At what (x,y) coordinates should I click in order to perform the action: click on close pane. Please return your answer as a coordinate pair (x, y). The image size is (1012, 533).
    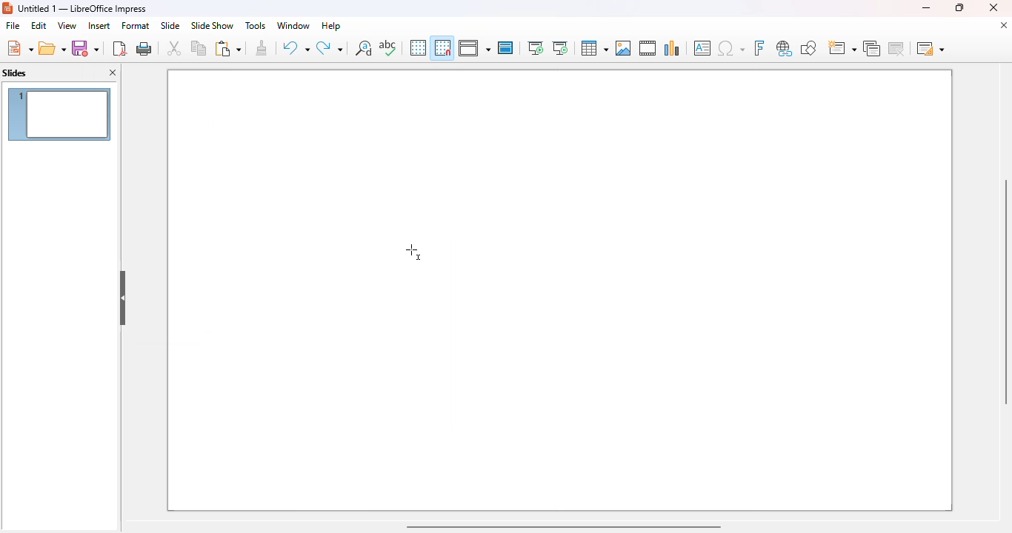
    Looking at the image, I should click on (114, 73).